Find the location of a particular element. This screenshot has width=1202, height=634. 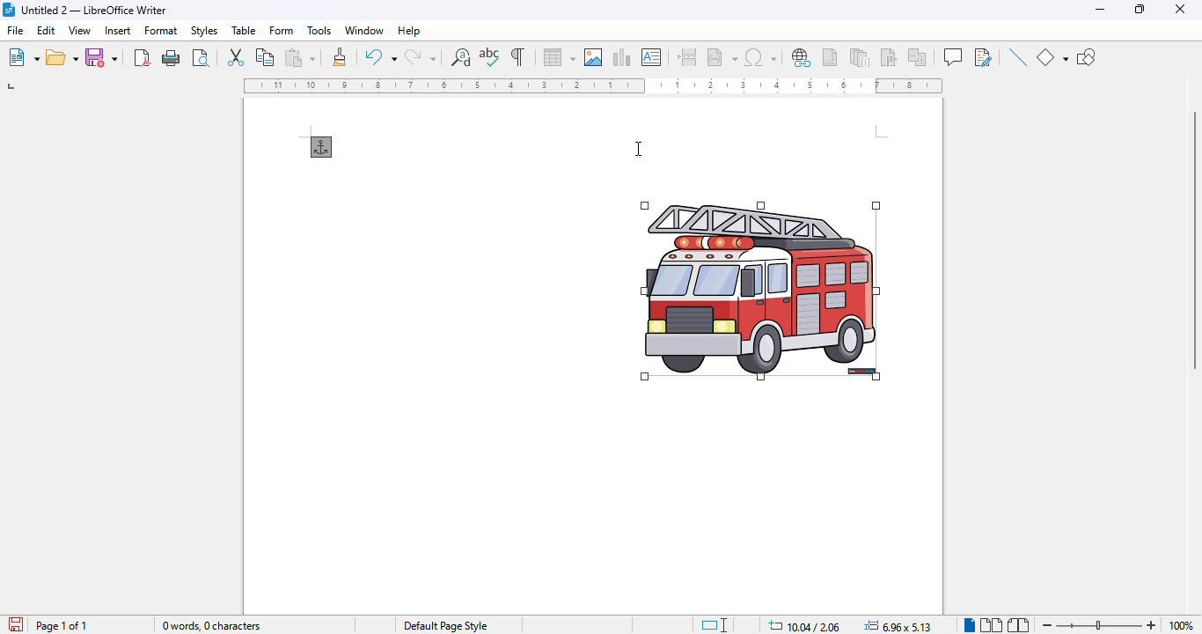

table is located at coordinates (244, 30).